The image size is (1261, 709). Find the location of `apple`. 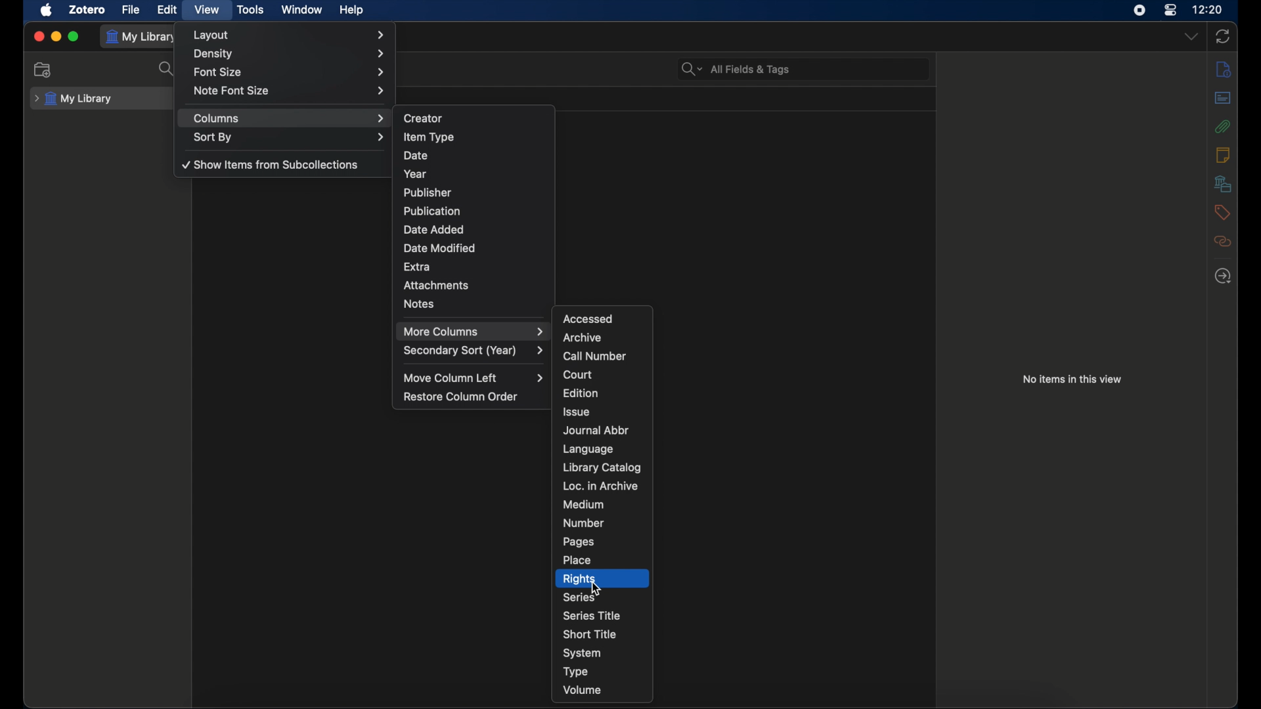

apple is located at coordinates (47, 11).